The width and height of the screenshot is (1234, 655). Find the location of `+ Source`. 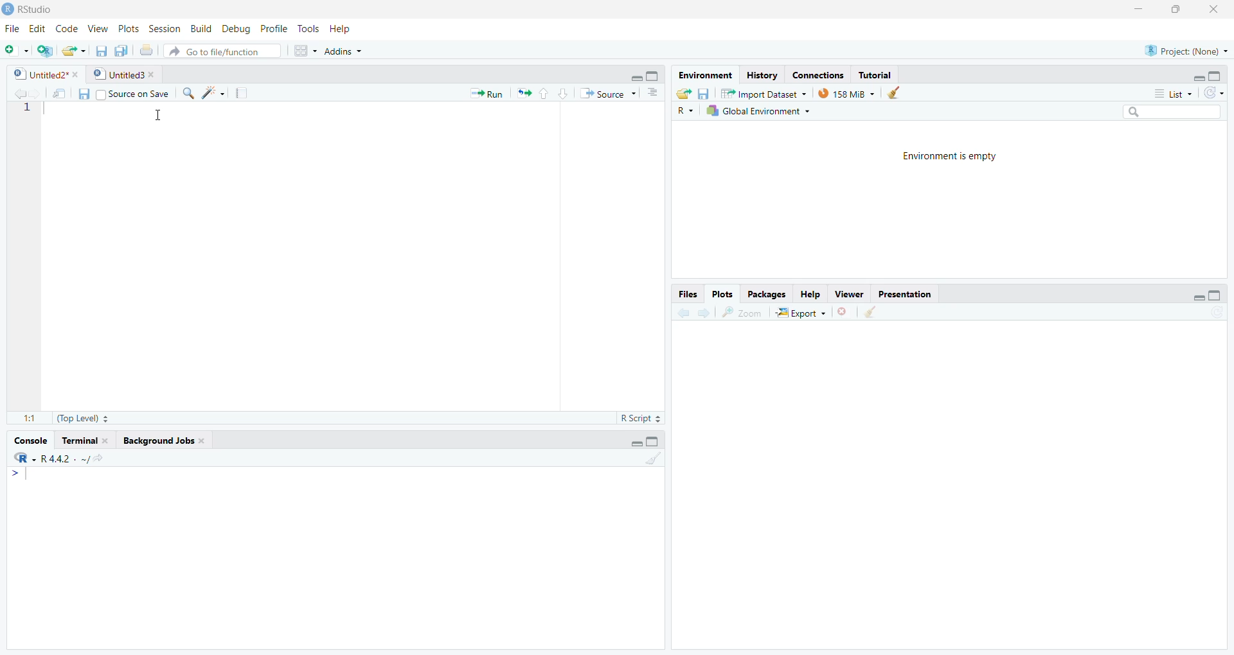

+ Source is located at coordinates (607, 94).